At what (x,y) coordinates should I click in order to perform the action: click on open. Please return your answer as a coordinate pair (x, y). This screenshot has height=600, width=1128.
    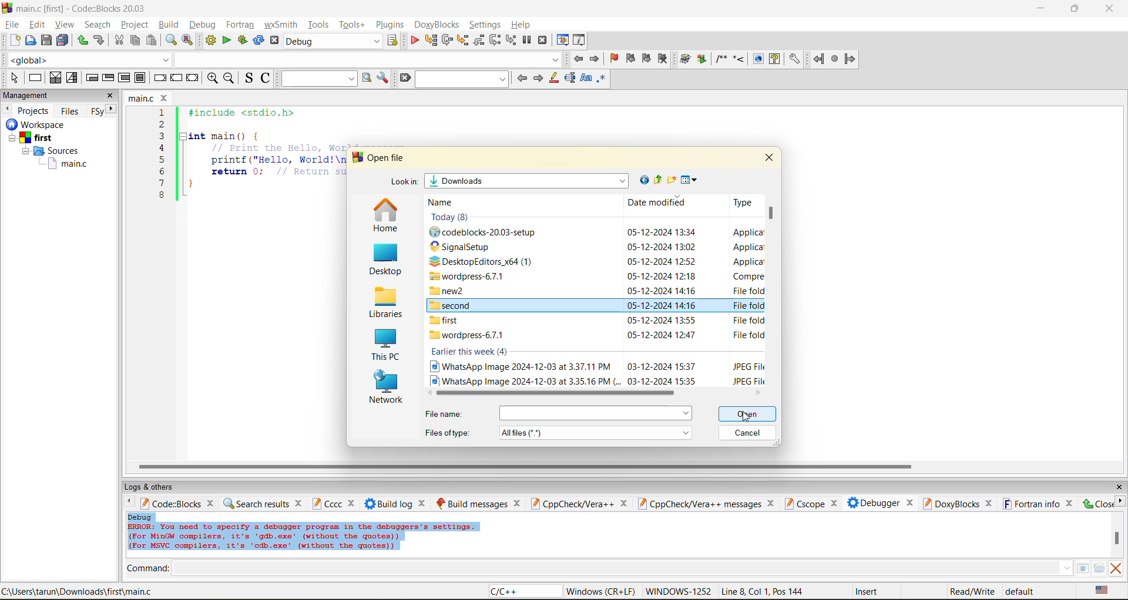
    Looking at the image, I should click on (749, 414).